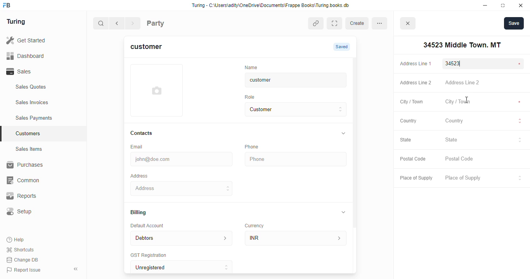 This screenshot has width=530, height=279. What do you see at coordinates (484, 140) in the screenshot?
I see `State` at bounding box center [484, 140].